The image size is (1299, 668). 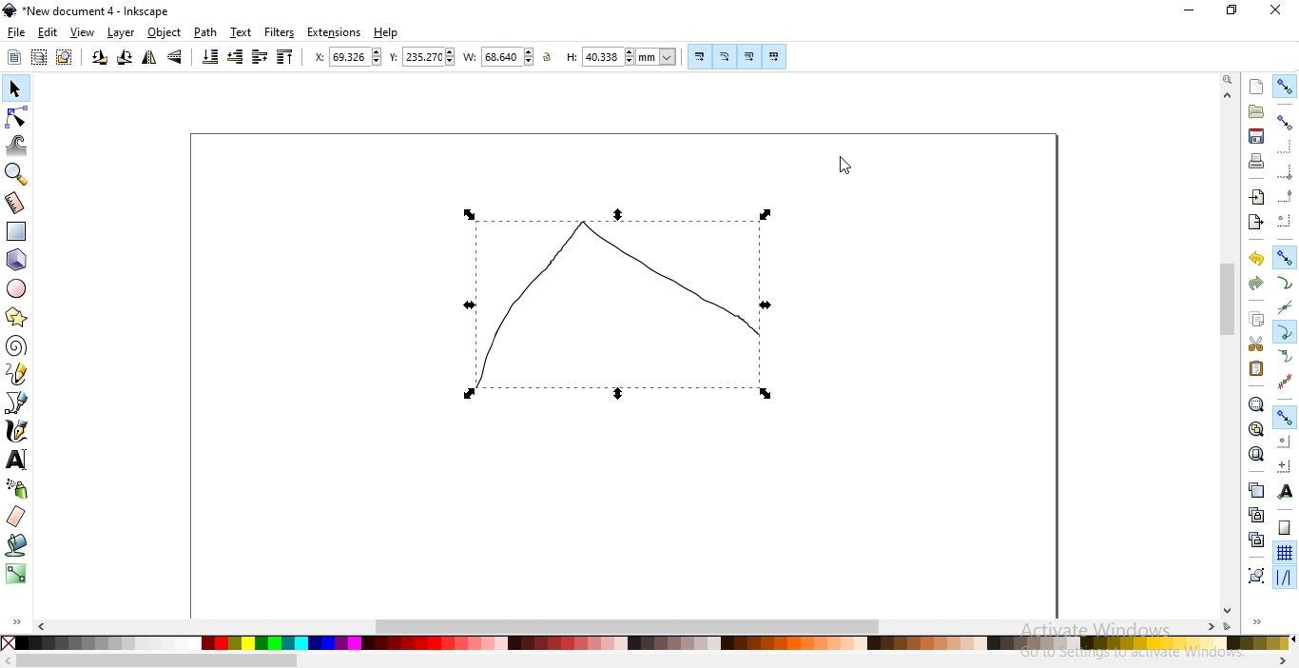 What do you see at coordinates (16, 319) in the screenshot?
I see `create stars and polygons` at bounding box center [16, 319].